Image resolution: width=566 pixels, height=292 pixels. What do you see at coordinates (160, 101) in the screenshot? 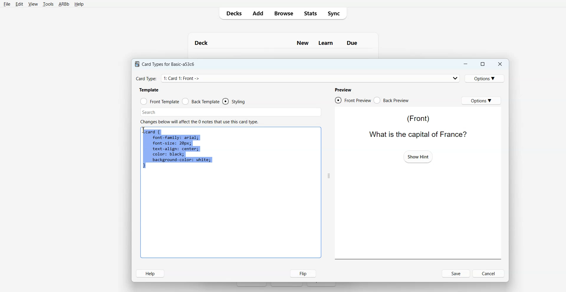
I see `Front Template` at bounding box center [160, 101].